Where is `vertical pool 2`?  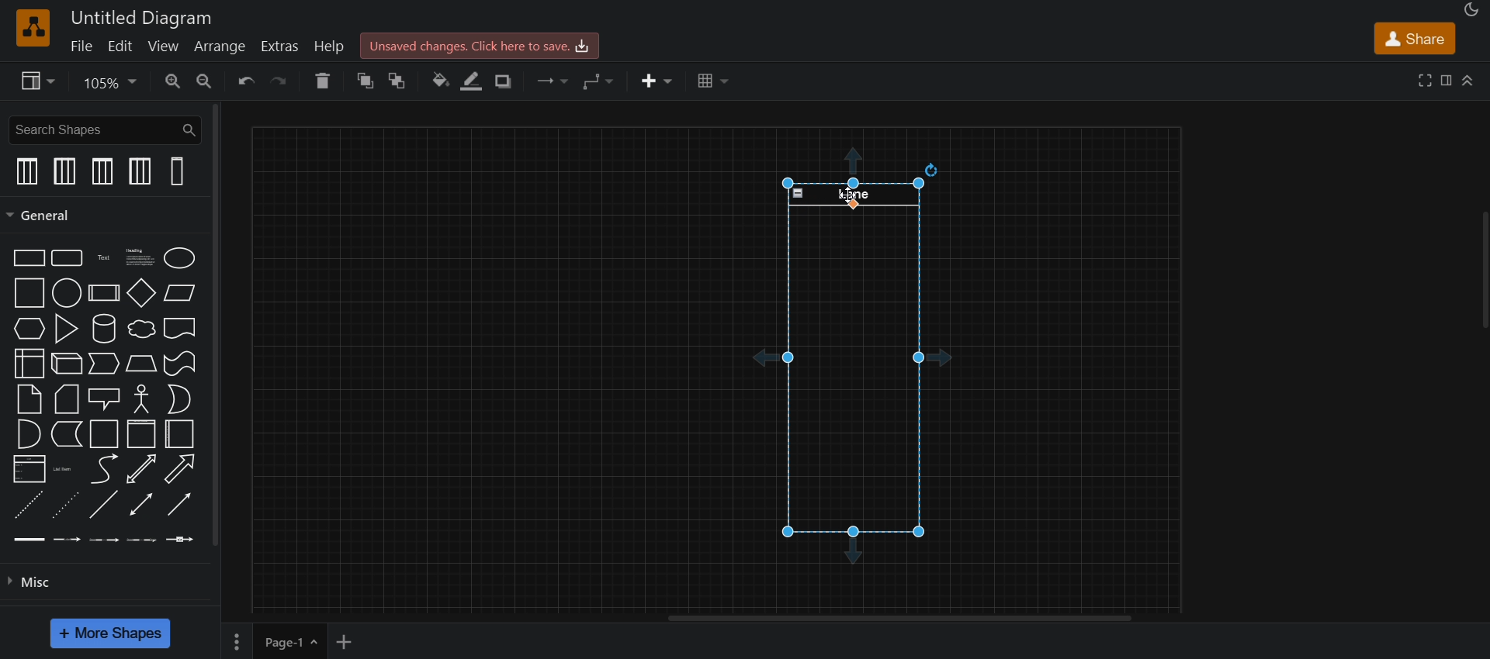
vertical pool 2 is located at coordinates (137, 172).